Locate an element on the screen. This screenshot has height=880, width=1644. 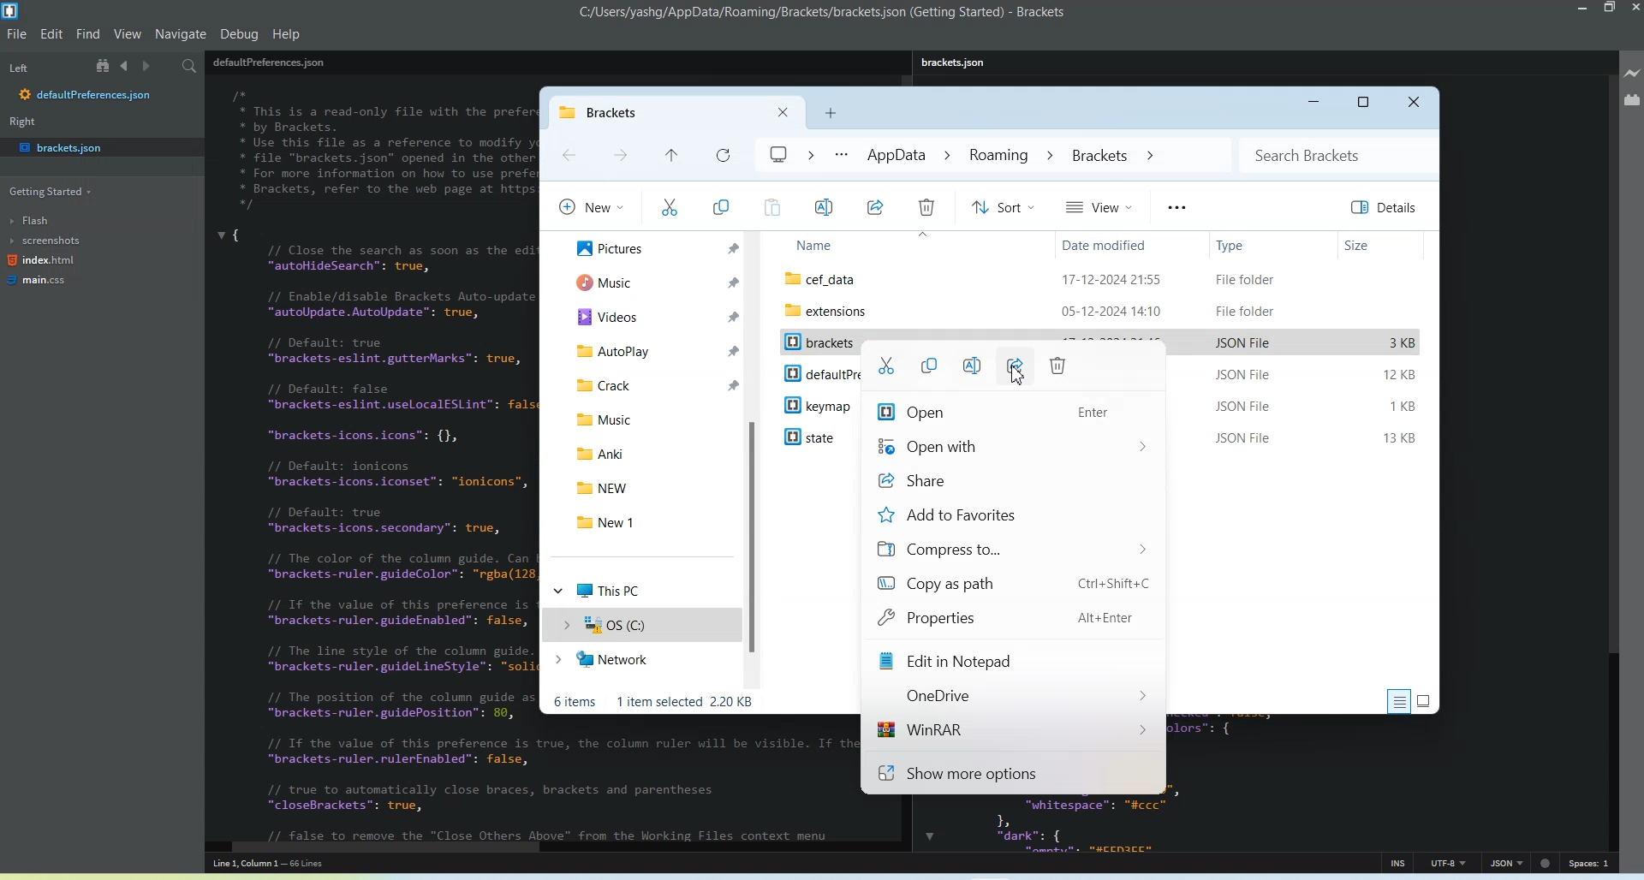
index.html is located at coordinates (41, 263).